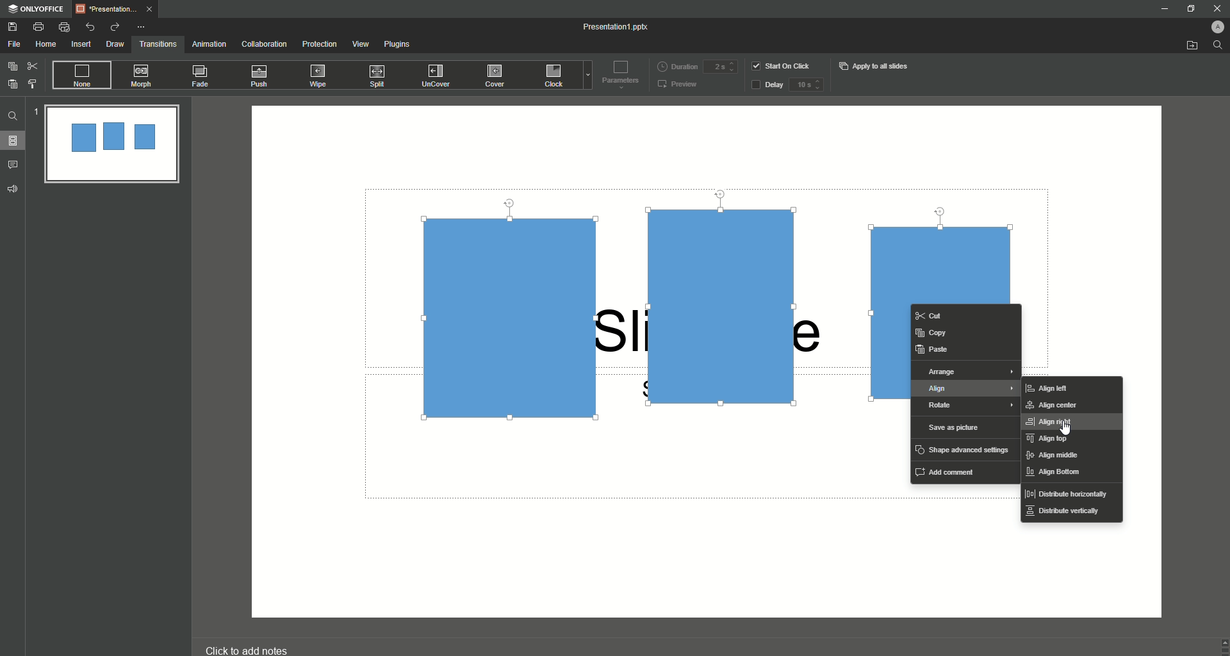  I want to click on Presentation 1, so click(618, 27).